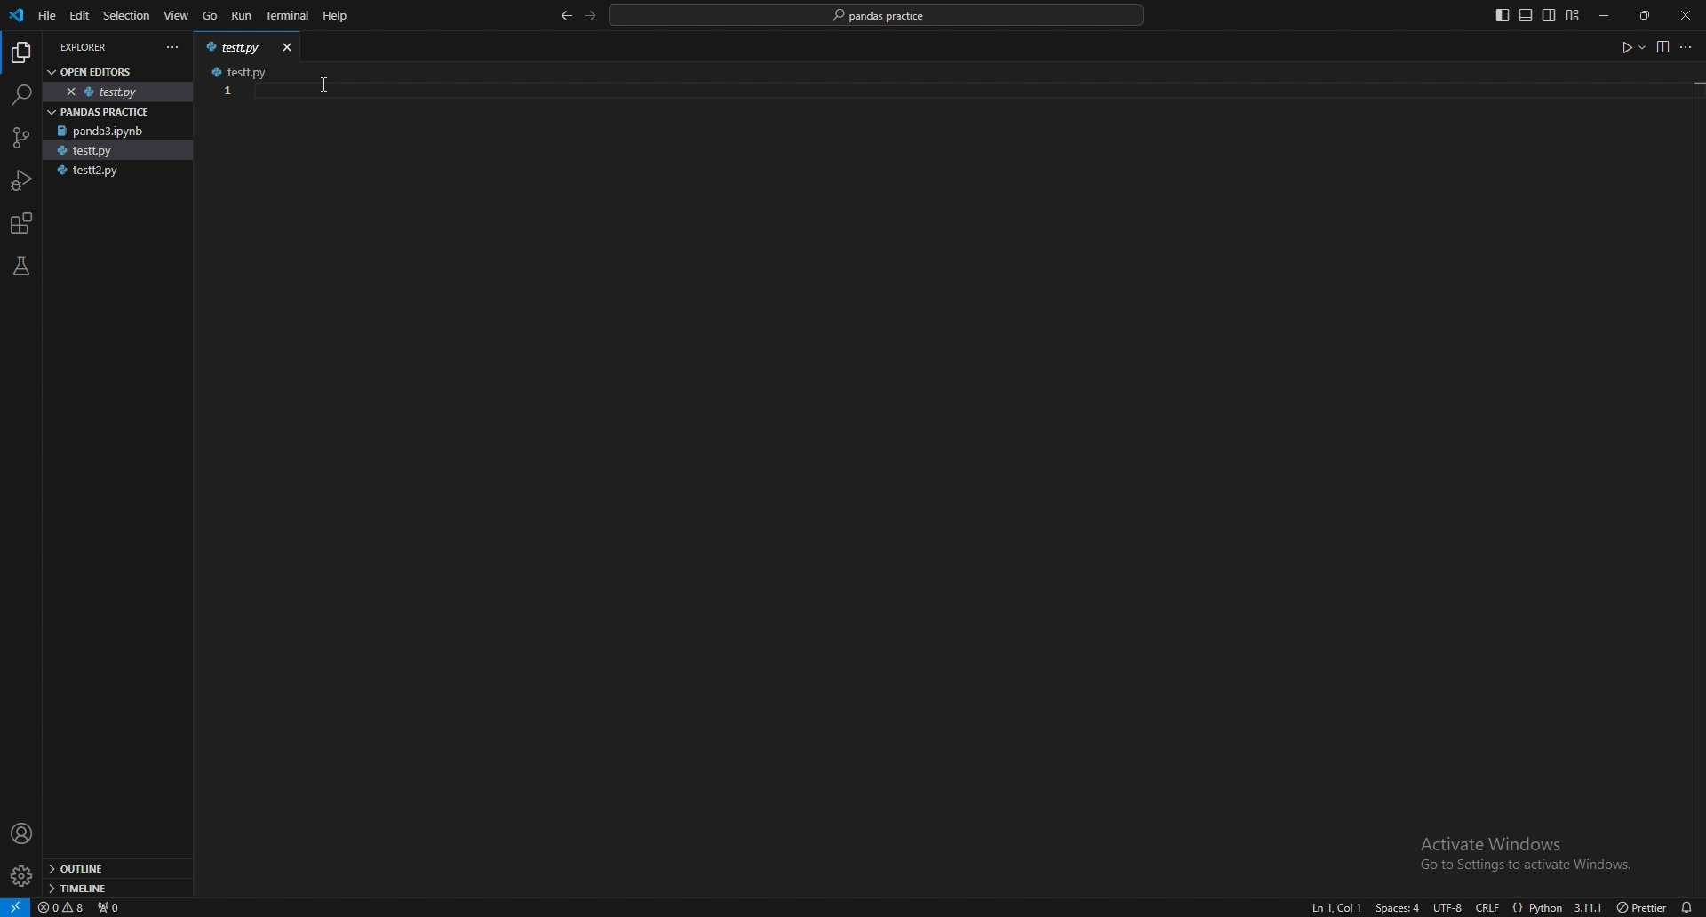  Describe the element at coordinates (1609, 16) in the screenshot. I see `minimize` at that location.